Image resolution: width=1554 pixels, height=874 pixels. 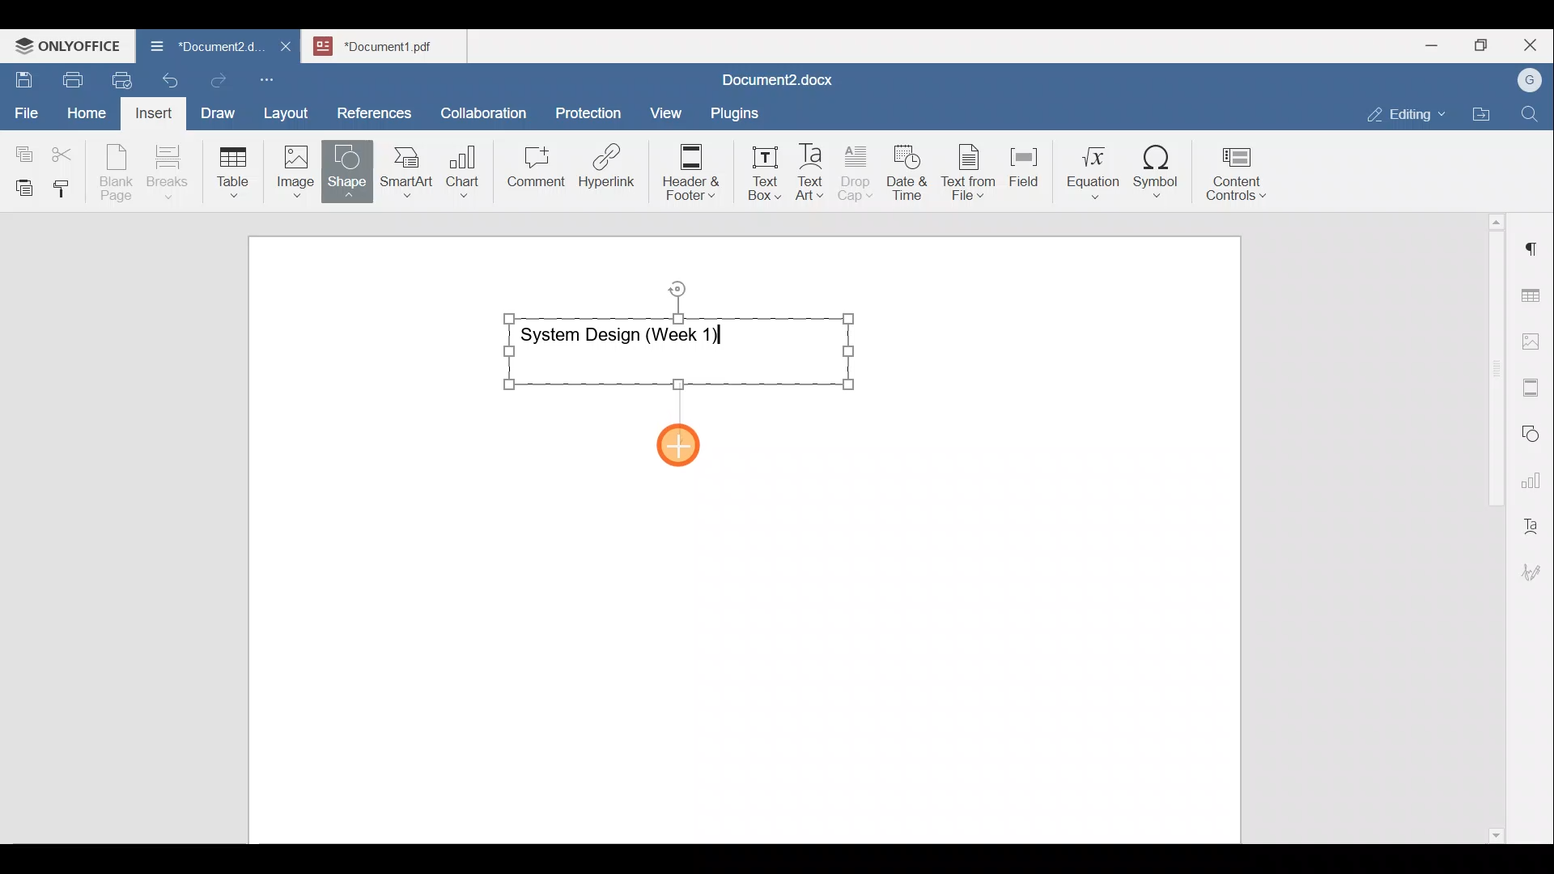 I want to click on Scroll bar, so click(x=1490, y=525).